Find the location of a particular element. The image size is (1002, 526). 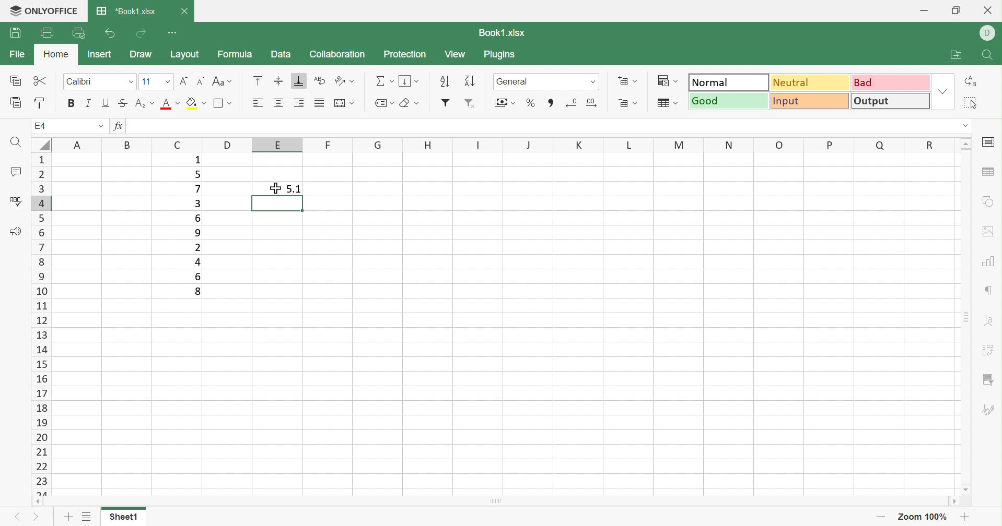

Home is located at coordinates (57, 54).